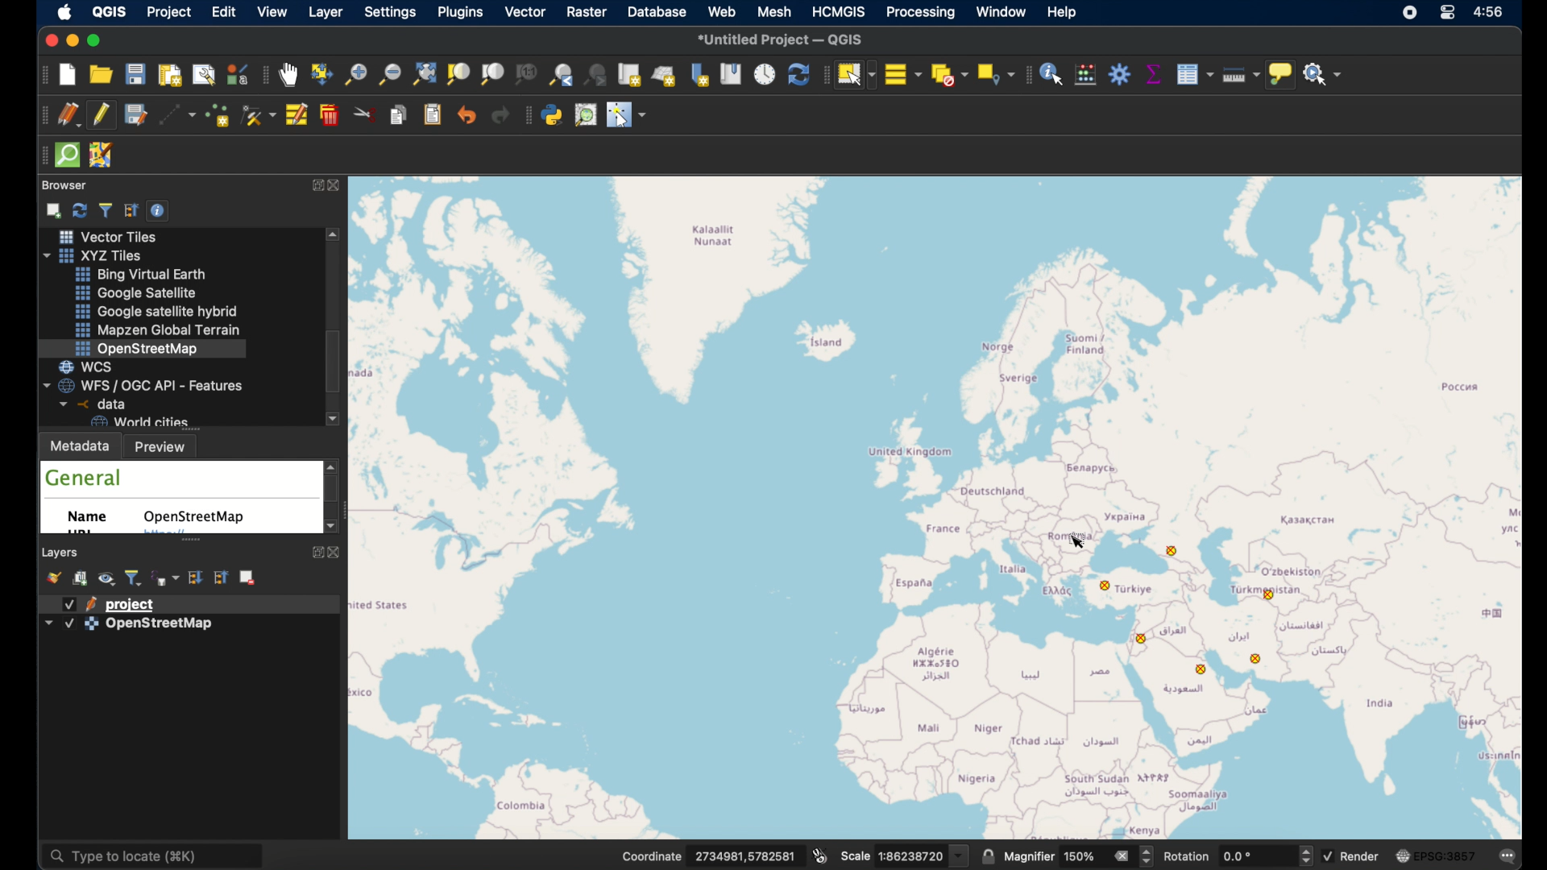 This screenshot has width=1547, height=870. What do you see at coordinates (587, 114) in the screenshot?
I see `osm place search` at bounding box center [587, 114].